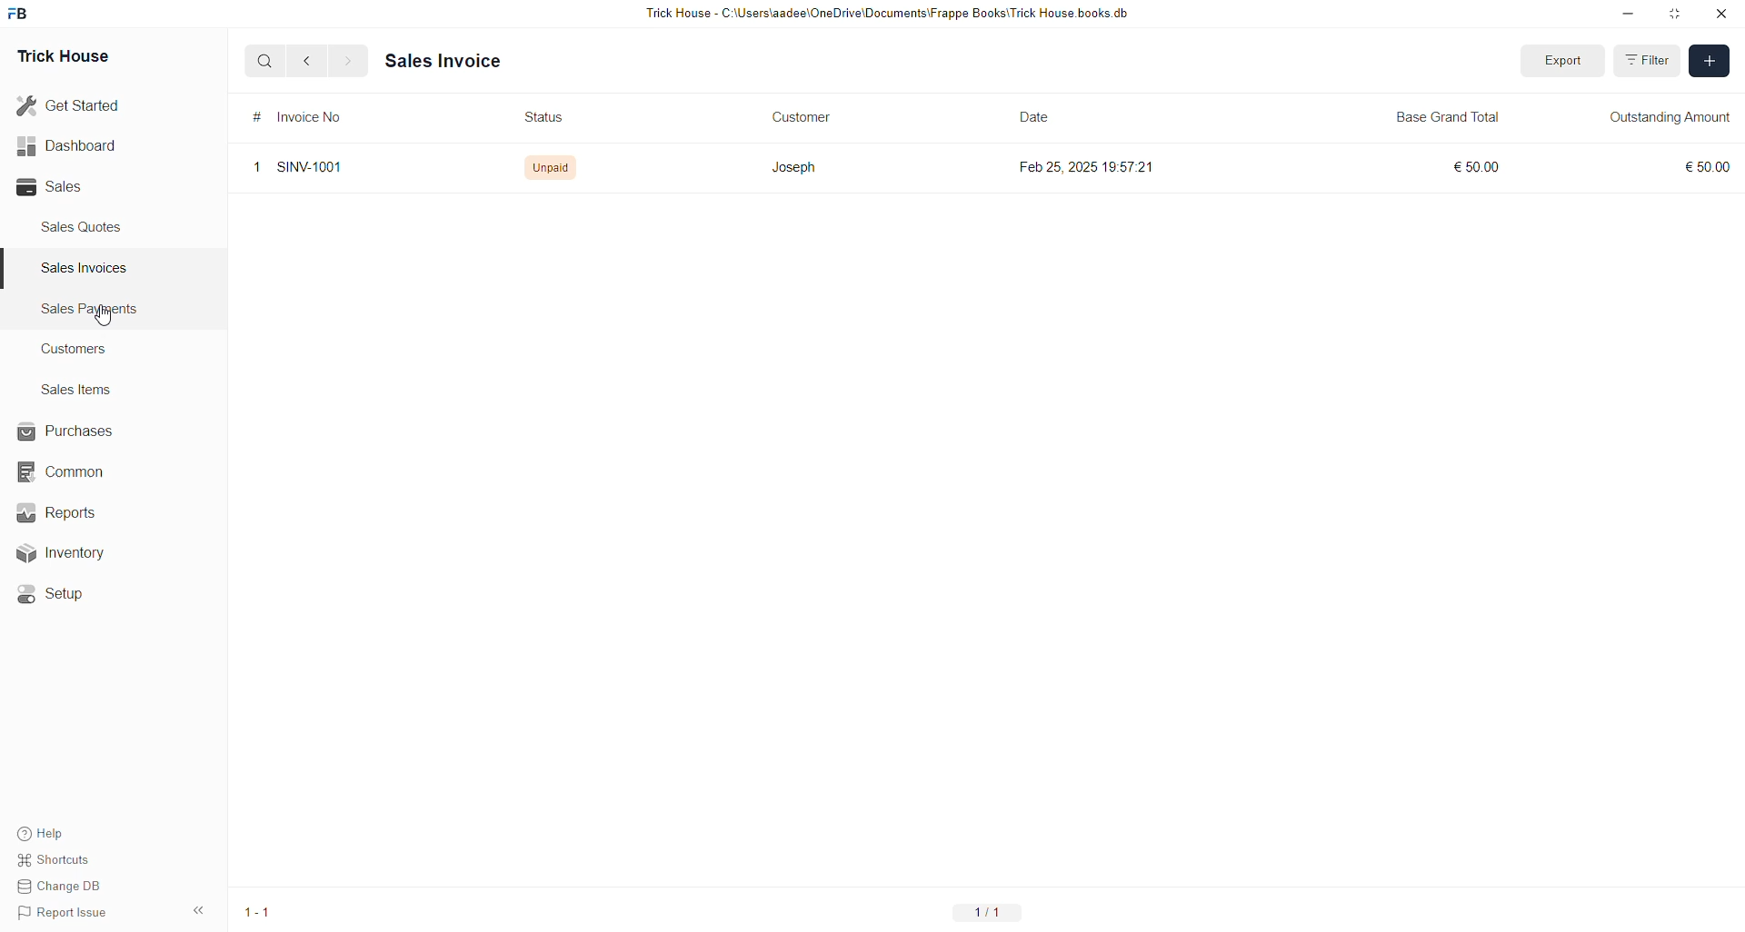 This screenshot has width=1745, height=932. I want to click on Outstanding Amount, so click(1669, 117).